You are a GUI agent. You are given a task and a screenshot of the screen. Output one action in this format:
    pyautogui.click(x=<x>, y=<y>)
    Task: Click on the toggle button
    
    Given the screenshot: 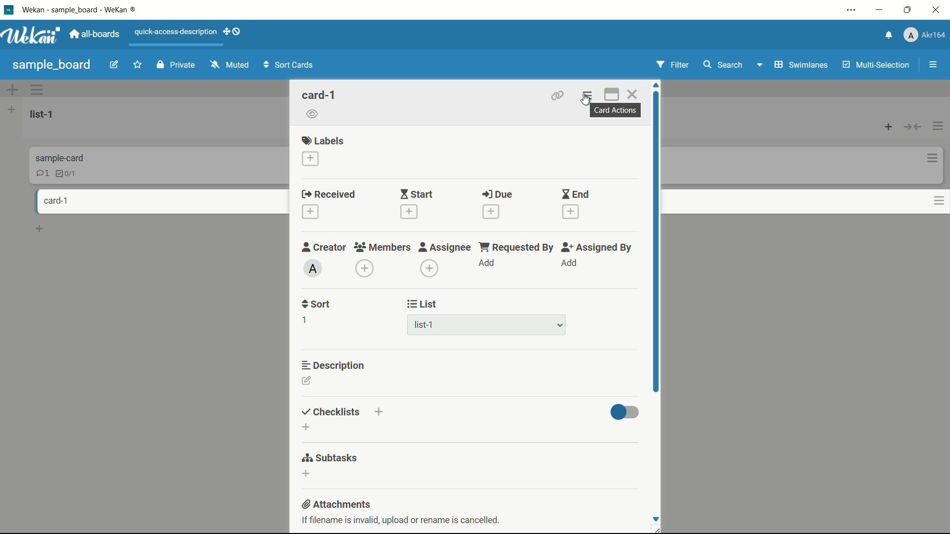 What is the action you would take?
    pyautogui.click(x=624, y=411)
    